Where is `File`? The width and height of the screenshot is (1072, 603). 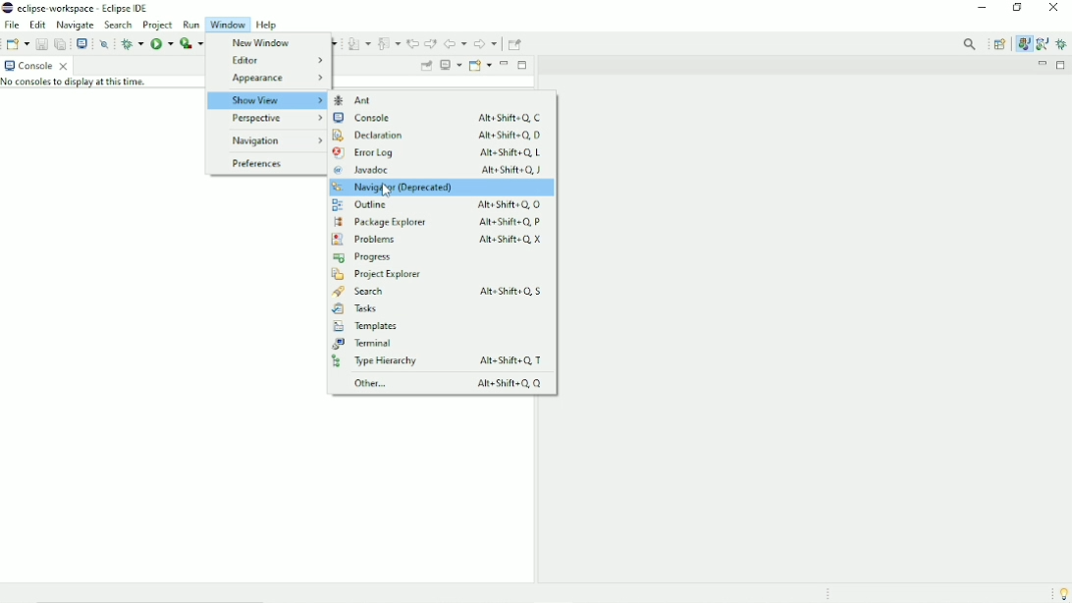
File is located at coordinates (12, 25).